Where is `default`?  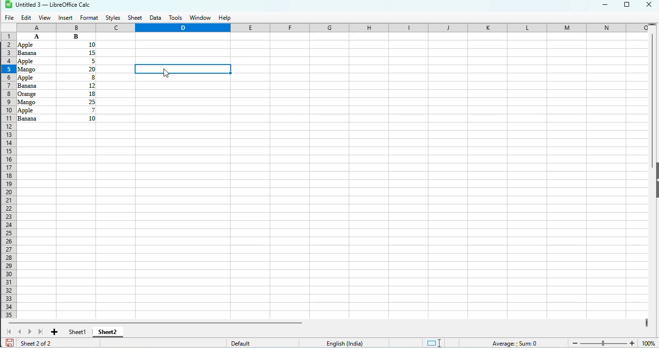
default is located at coordinates (241, 341).